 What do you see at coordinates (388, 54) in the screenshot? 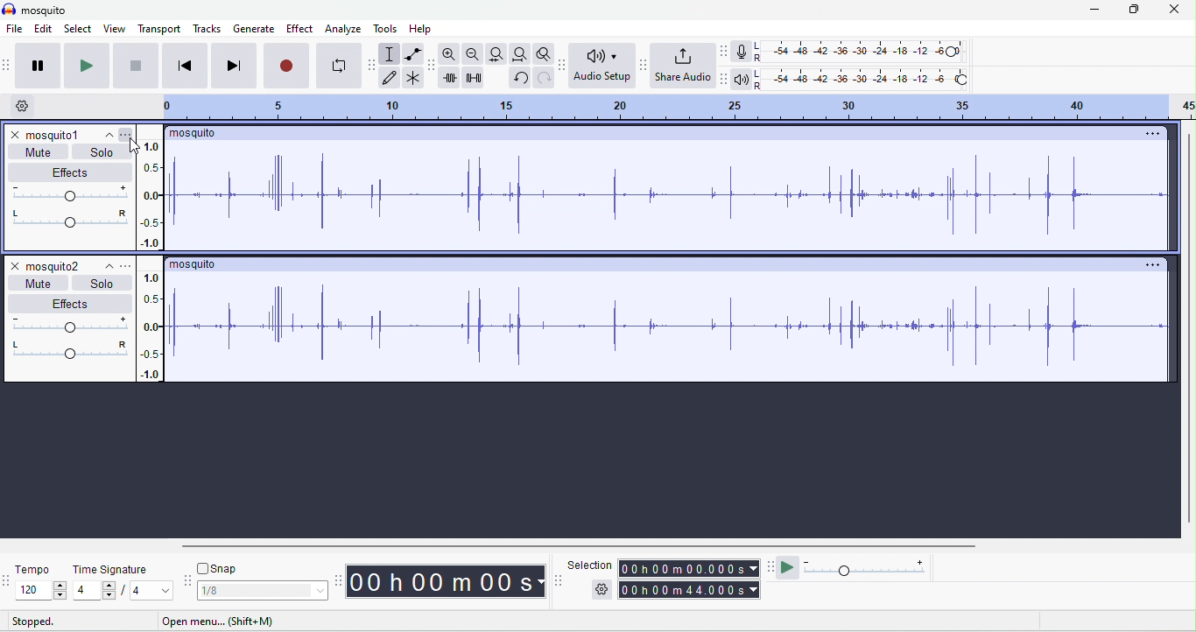
I see `selection` at bounding box center [388, 54].